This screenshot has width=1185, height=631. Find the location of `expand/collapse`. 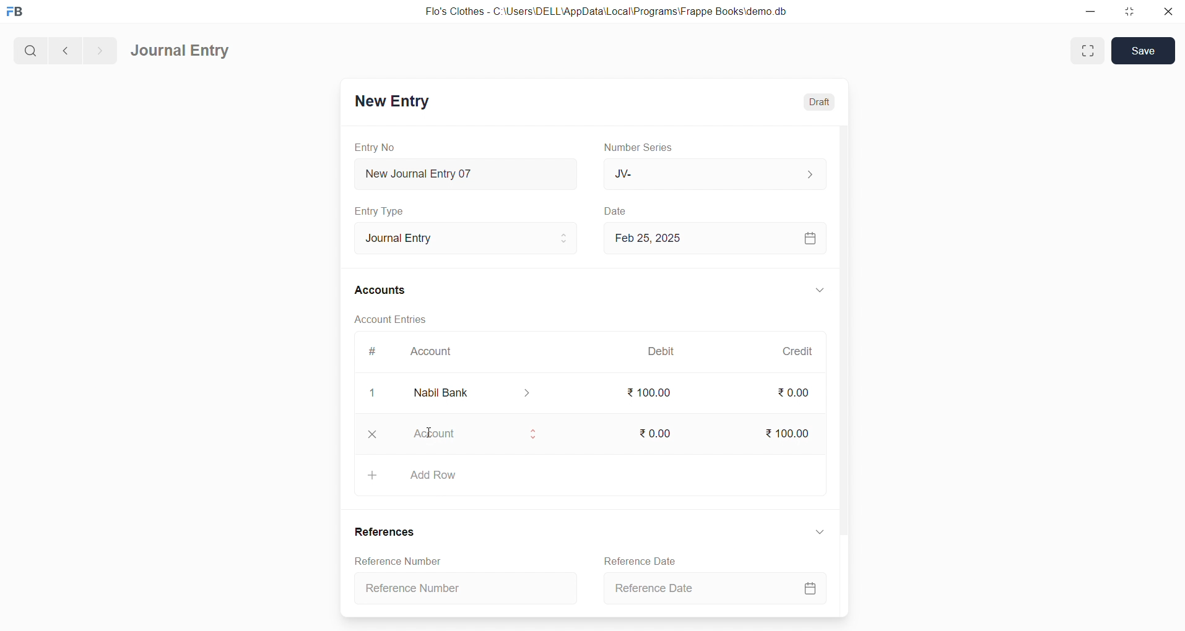

expand/collapse is located at coordinates (819, 532).